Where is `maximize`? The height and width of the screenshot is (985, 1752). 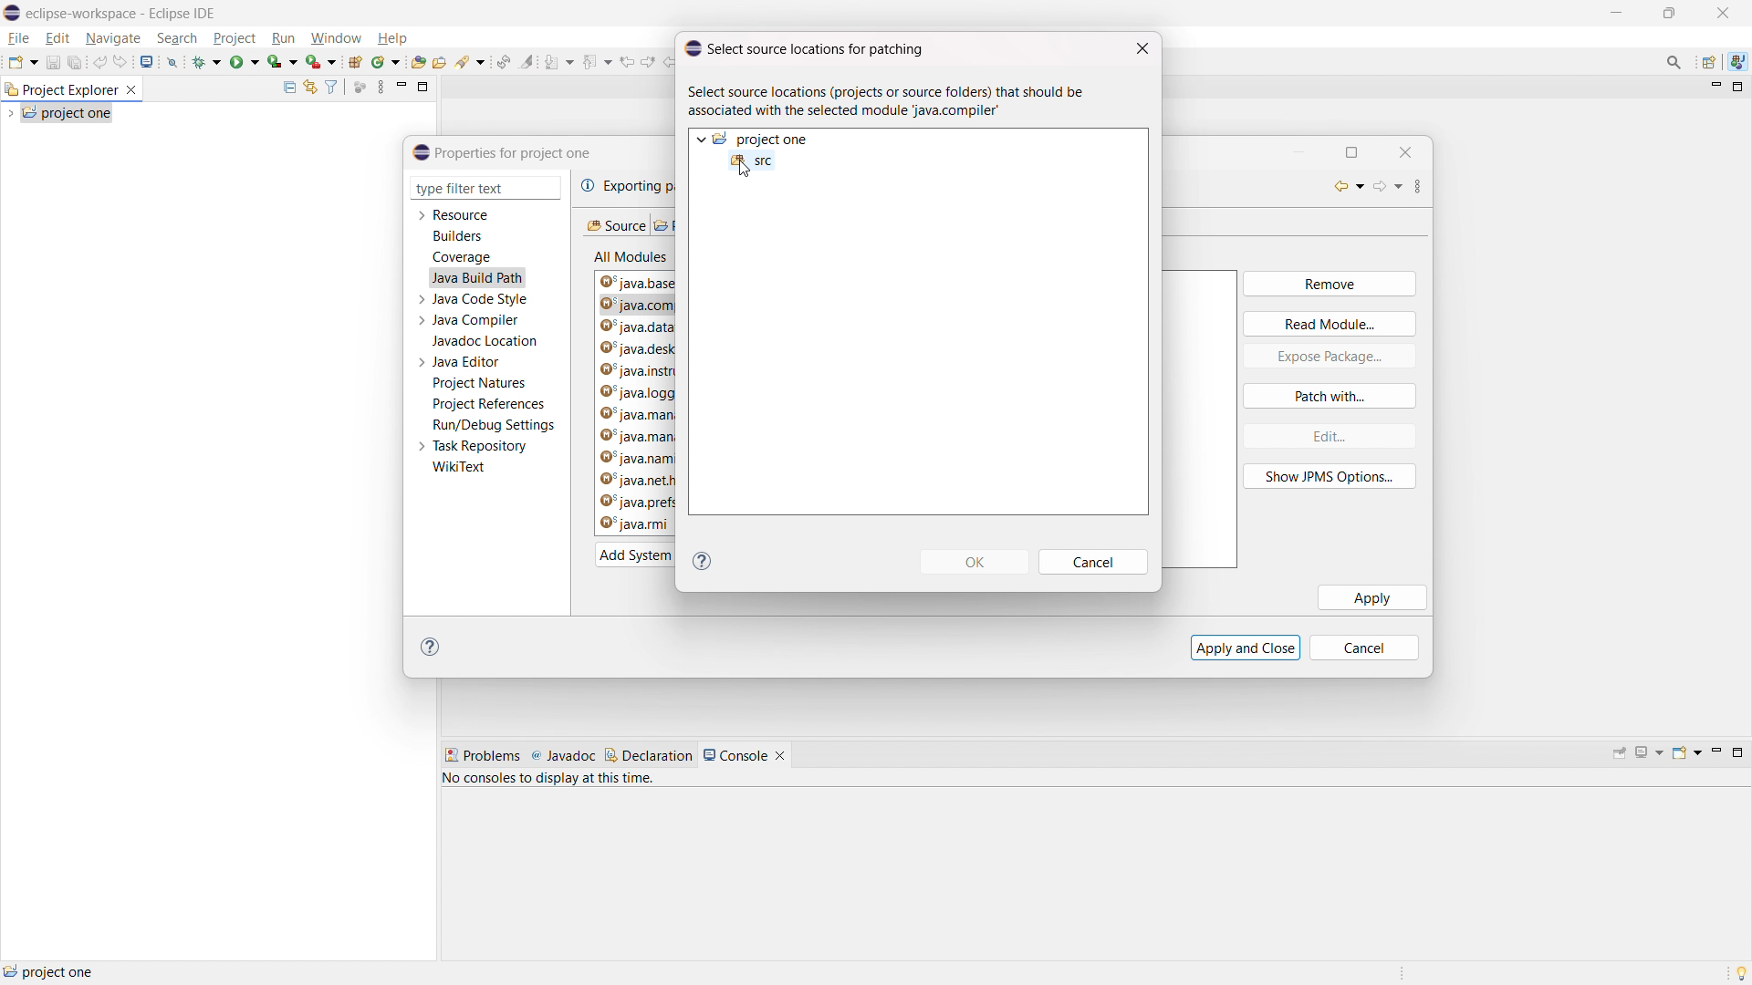
maximize is located at coordinates (423, 86).